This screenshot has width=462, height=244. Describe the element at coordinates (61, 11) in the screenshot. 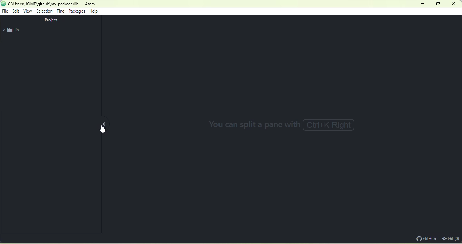

I see `find` at that location.